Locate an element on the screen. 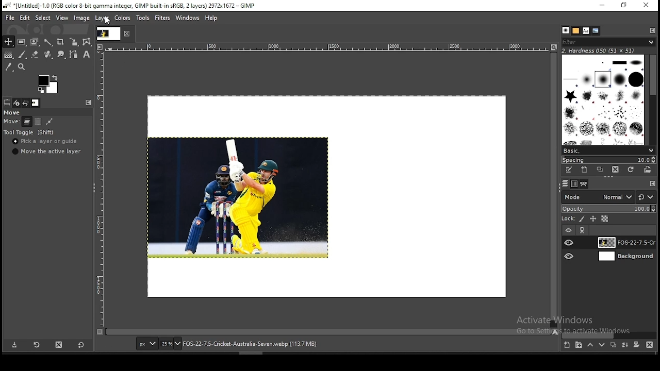 The image size is (660, 371). layers is located at coordinates (564, 184).